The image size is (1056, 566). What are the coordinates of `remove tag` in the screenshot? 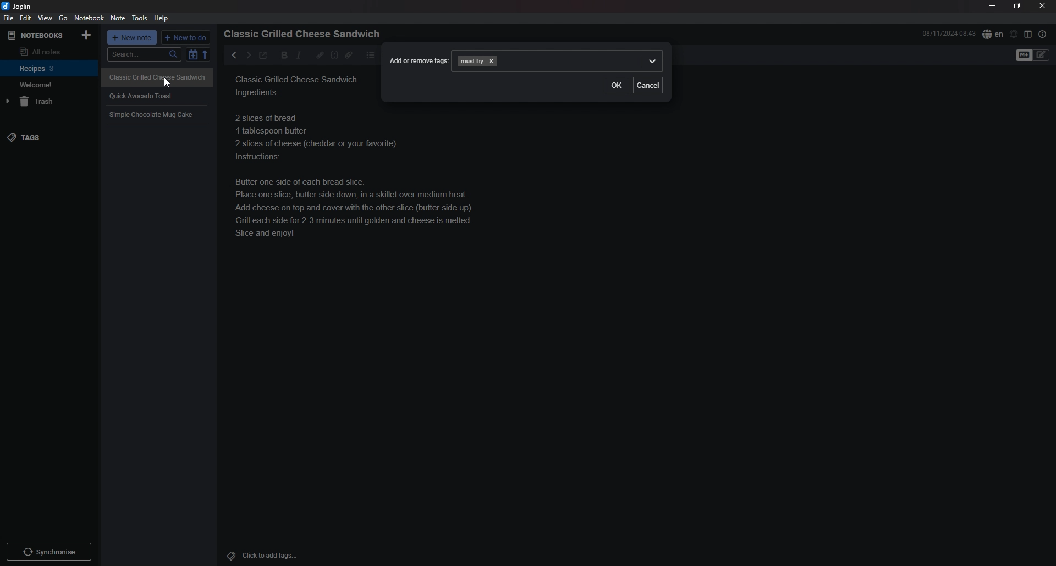 It's located at (493, 61).